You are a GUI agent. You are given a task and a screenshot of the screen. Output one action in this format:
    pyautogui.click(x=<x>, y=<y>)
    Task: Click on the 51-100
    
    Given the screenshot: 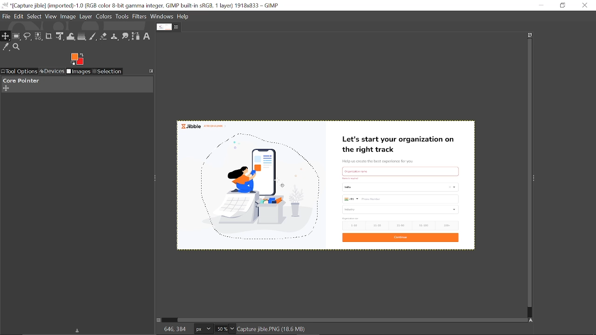 What is the action you would take?
    pyautogui.click(x=423, y=226)
    